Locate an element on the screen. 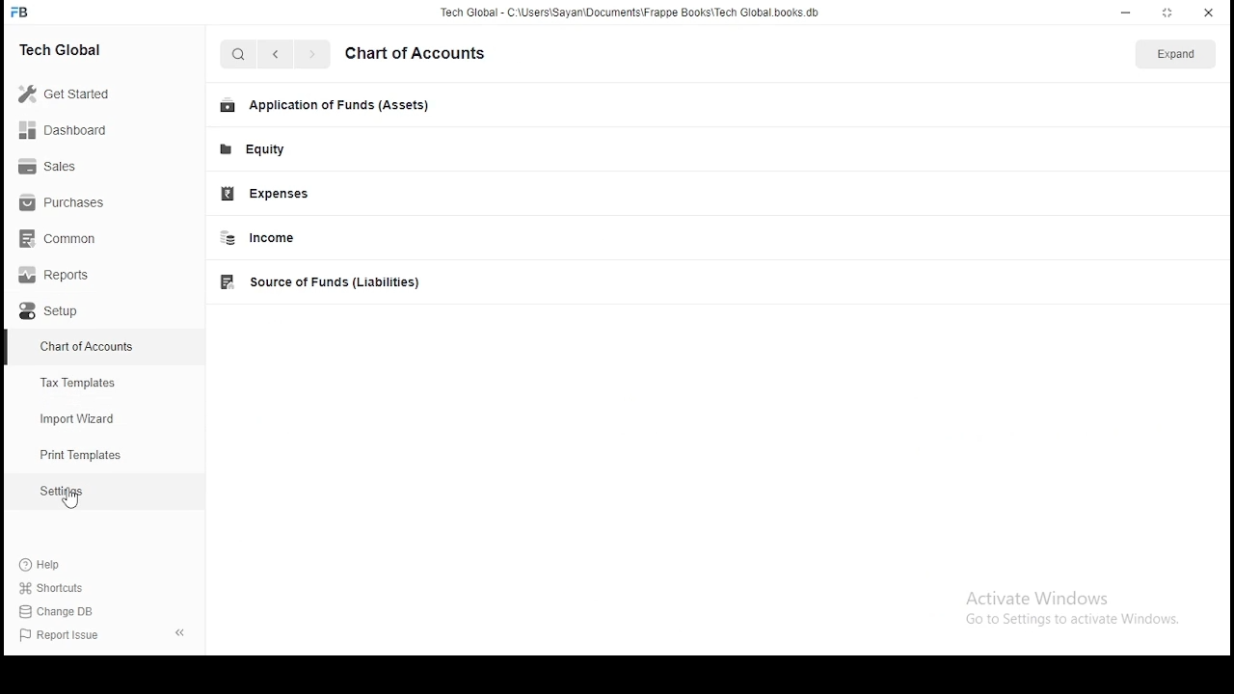 This screenshot has height=694, width=1234. hide sidebar is located at coordinates (180, 632).